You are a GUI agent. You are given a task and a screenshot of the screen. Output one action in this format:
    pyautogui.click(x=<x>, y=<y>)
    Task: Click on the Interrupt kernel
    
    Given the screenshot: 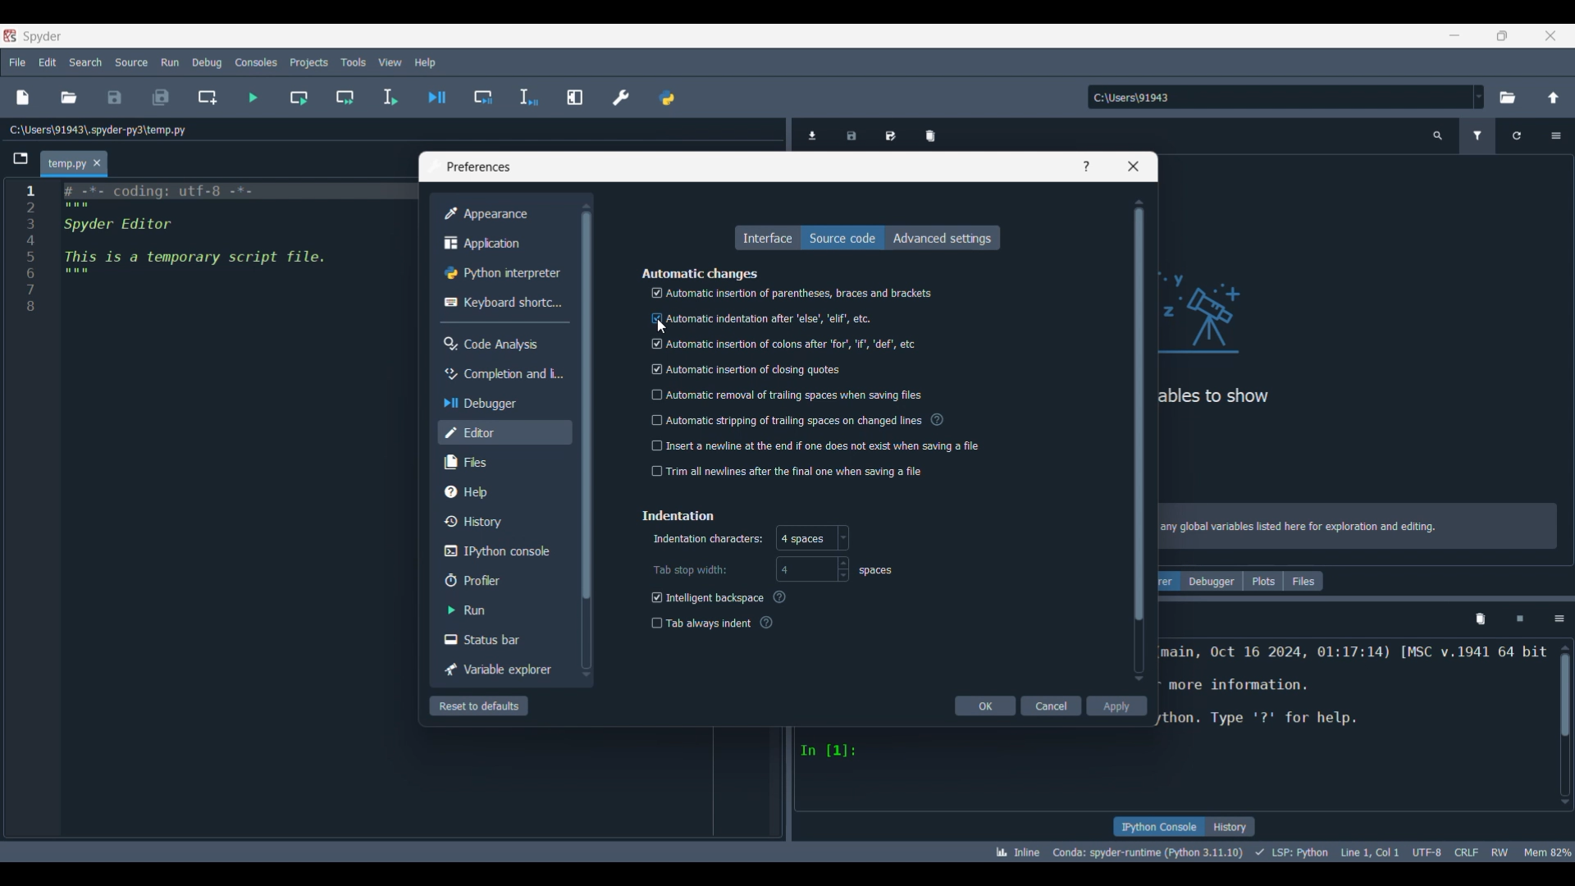 What is the action you would take?
    pyautogui.click(x=1520, y=619)
    